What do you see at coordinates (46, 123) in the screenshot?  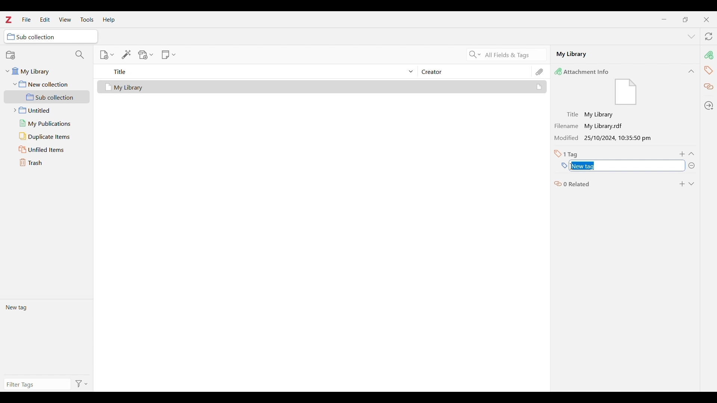 I see `My publications folder` at bounding box center [46, 123].